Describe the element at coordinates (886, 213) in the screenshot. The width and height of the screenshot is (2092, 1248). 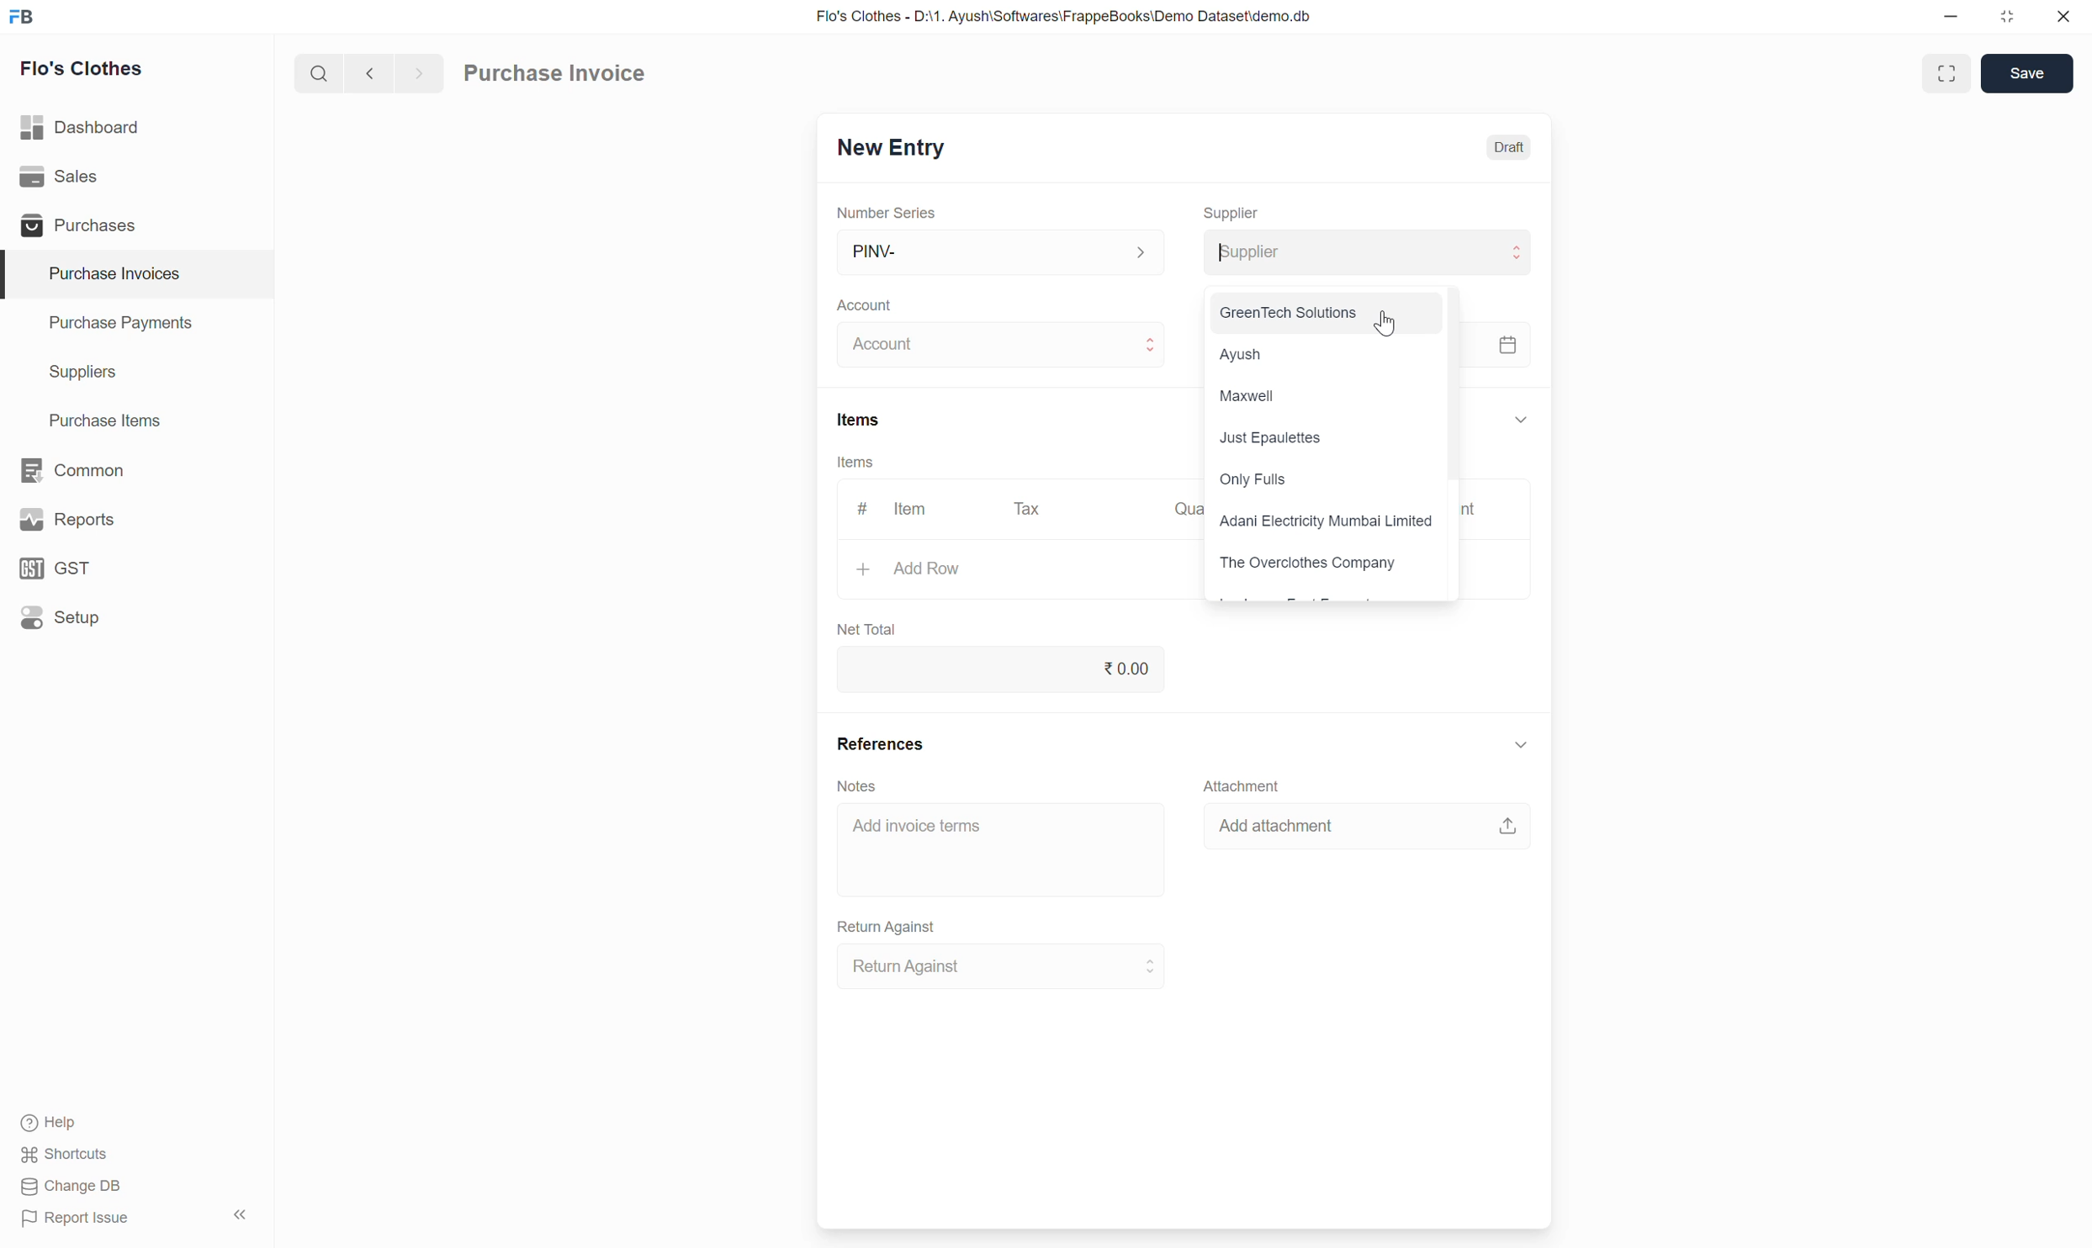
I see `Number Series` at that location.